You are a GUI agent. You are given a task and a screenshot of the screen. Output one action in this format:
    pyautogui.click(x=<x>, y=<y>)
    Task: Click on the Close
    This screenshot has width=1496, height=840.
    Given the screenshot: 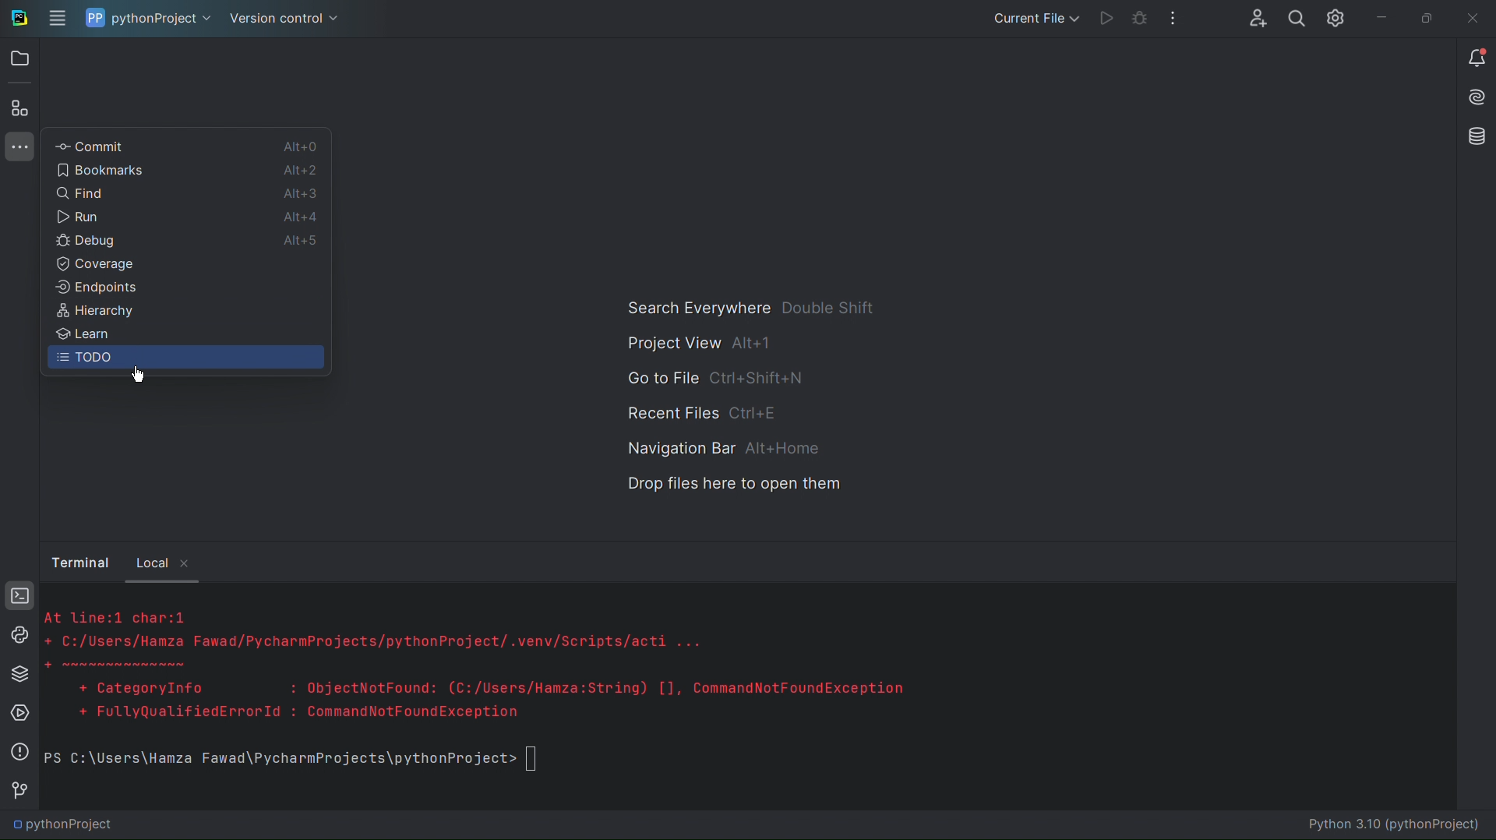 What is the action you would take?
    pyautogui.click(x=1472, y=18)
    